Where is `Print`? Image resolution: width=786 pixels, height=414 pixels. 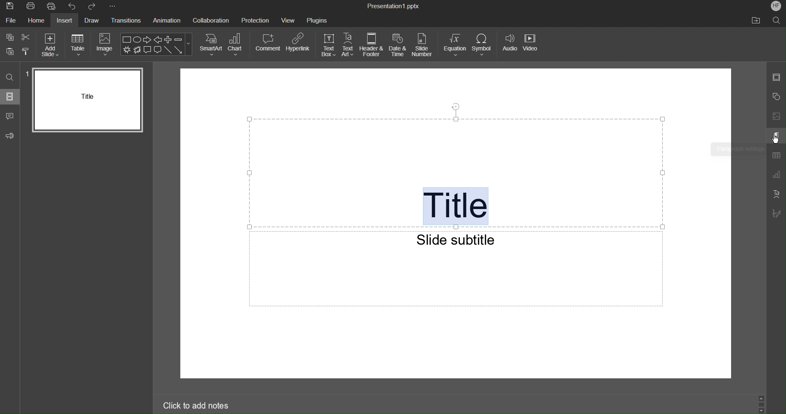 Print is located at coordinates (30, 7).